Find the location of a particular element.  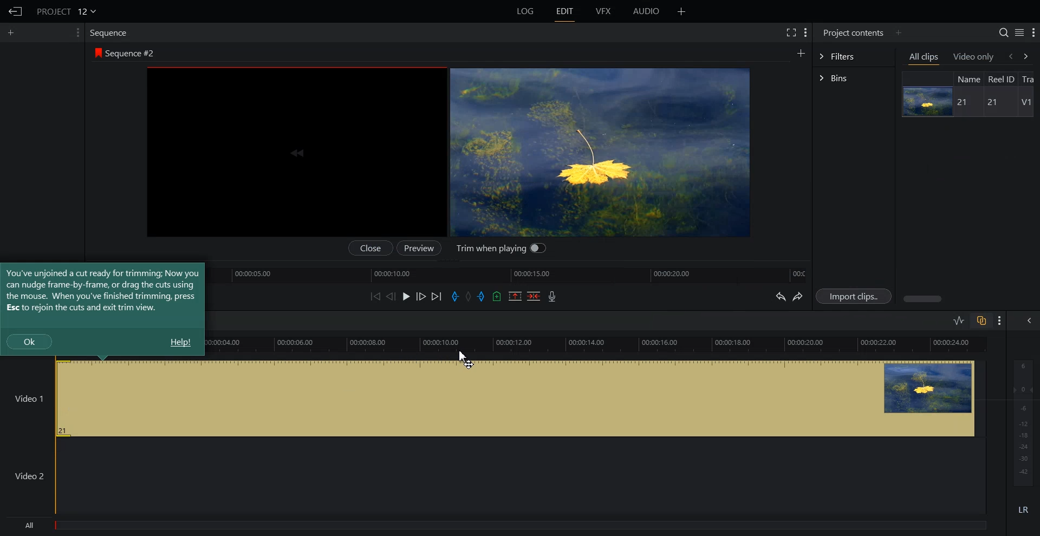

Add Panel is located at coordinates (898, 33).